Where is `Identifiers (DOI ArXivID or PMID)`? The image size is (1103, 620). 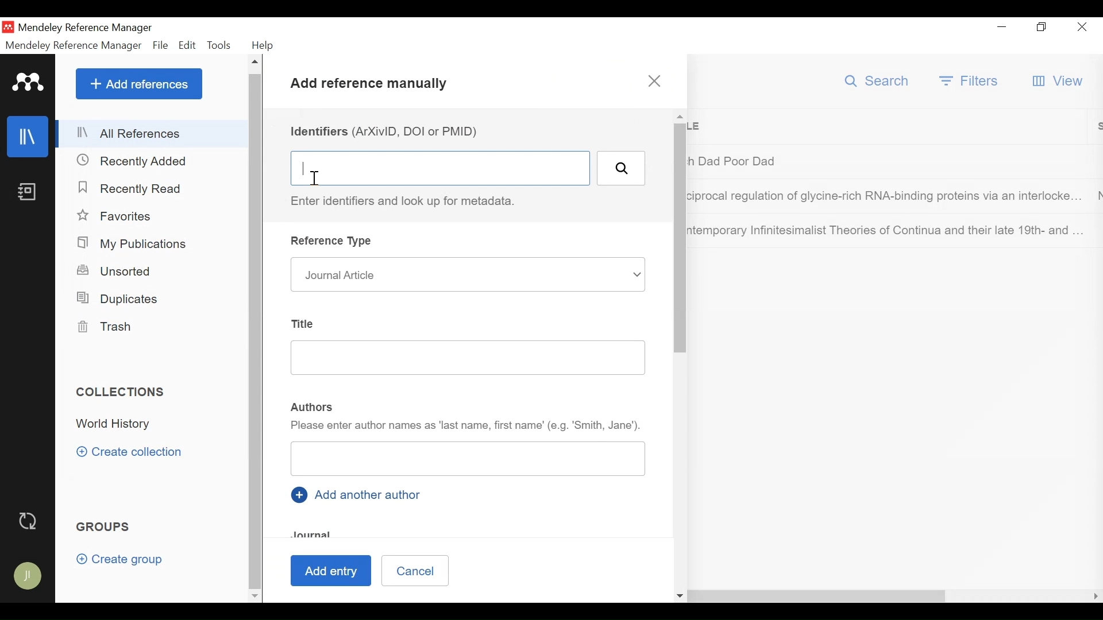
Identifiers (DOI ArXivID or PMID) is located at coordinates (388, 131).